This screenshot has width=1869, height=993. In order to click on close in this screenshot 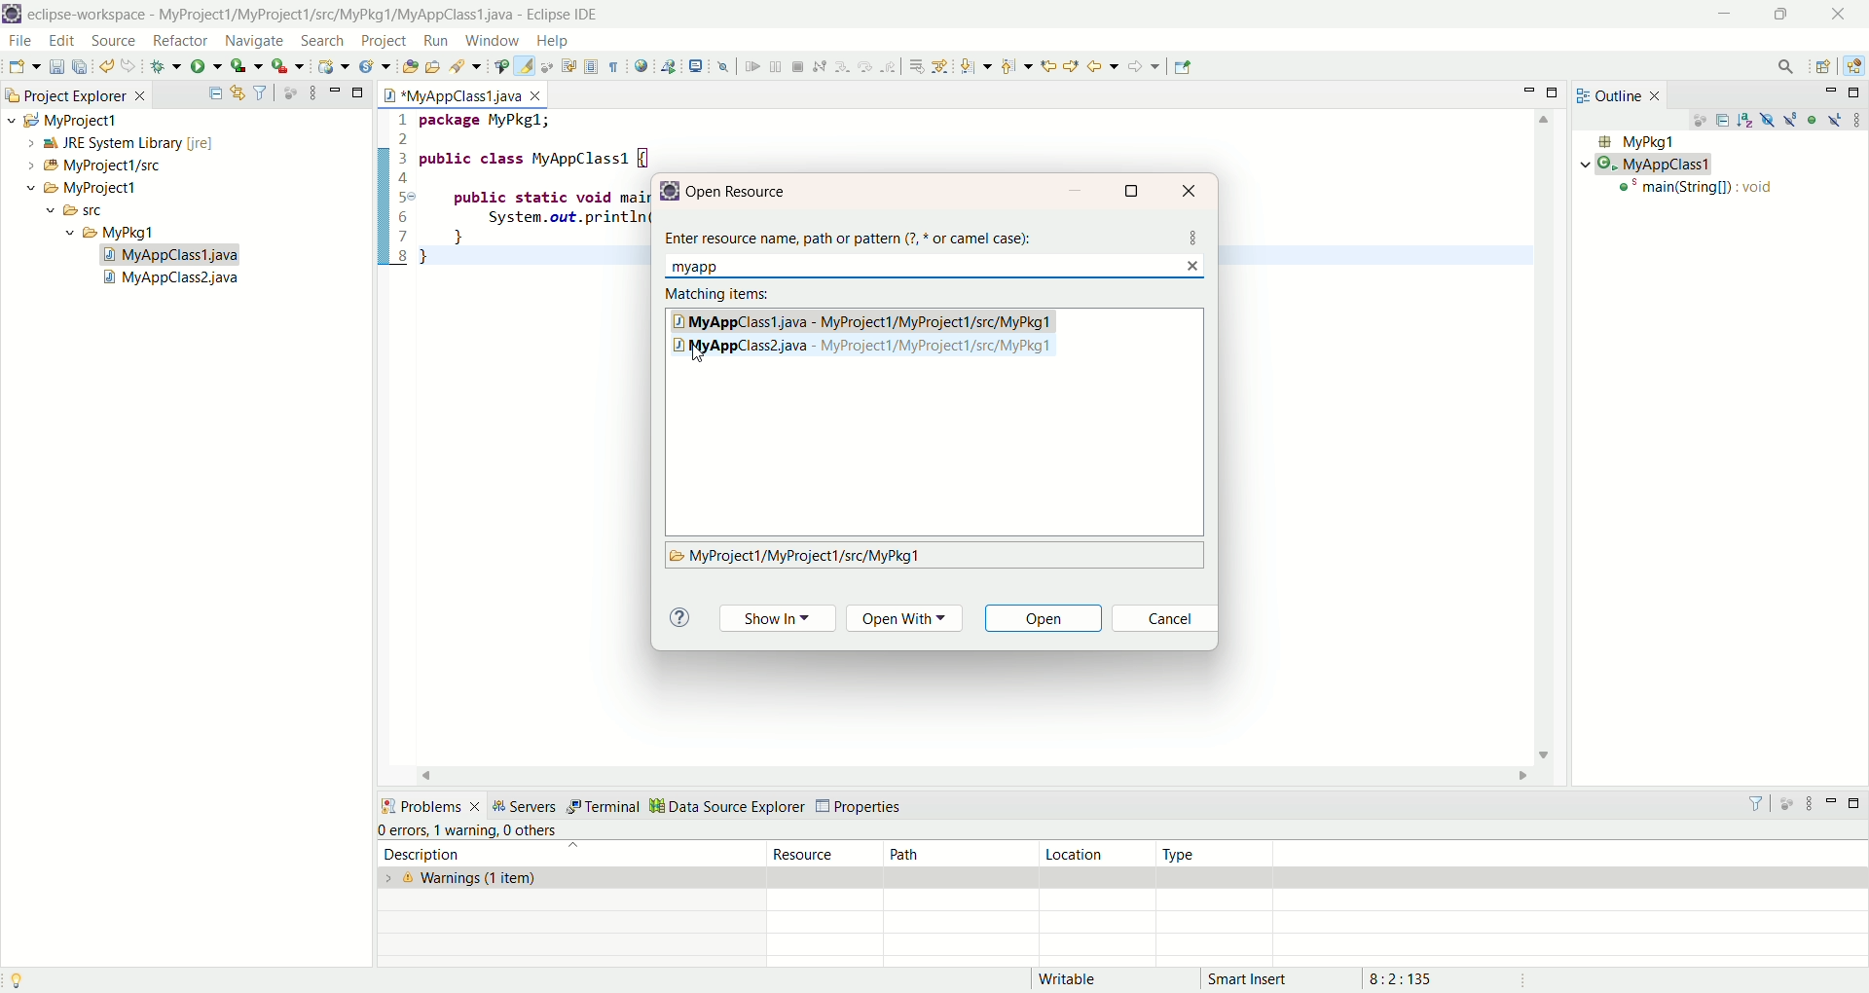, I will do `click(1844, 13)`.